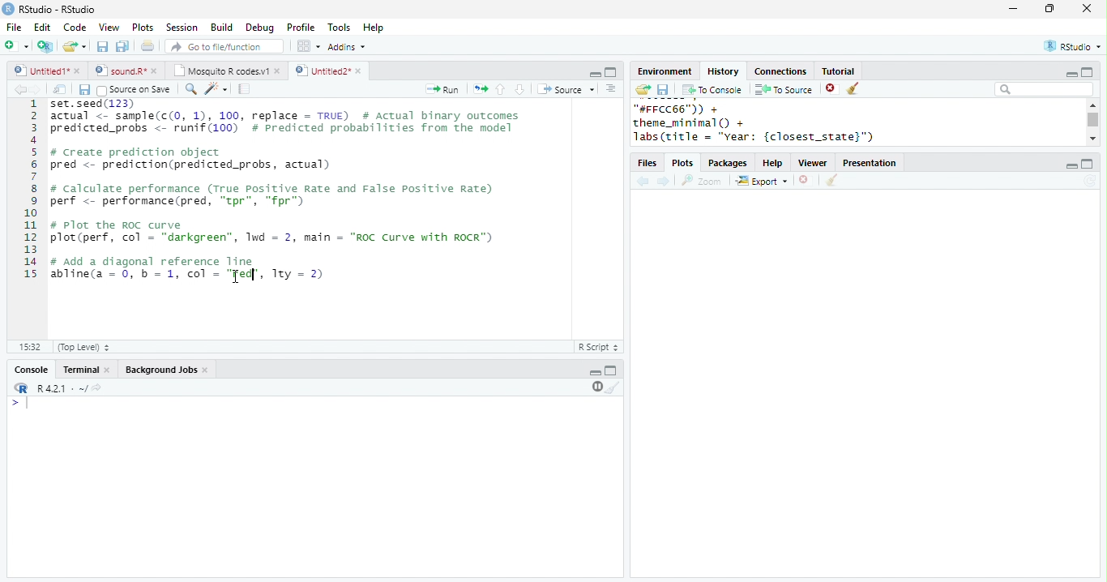 This screenshot has width=1107, height=582. I want to click on R Script, so click(599, 346).